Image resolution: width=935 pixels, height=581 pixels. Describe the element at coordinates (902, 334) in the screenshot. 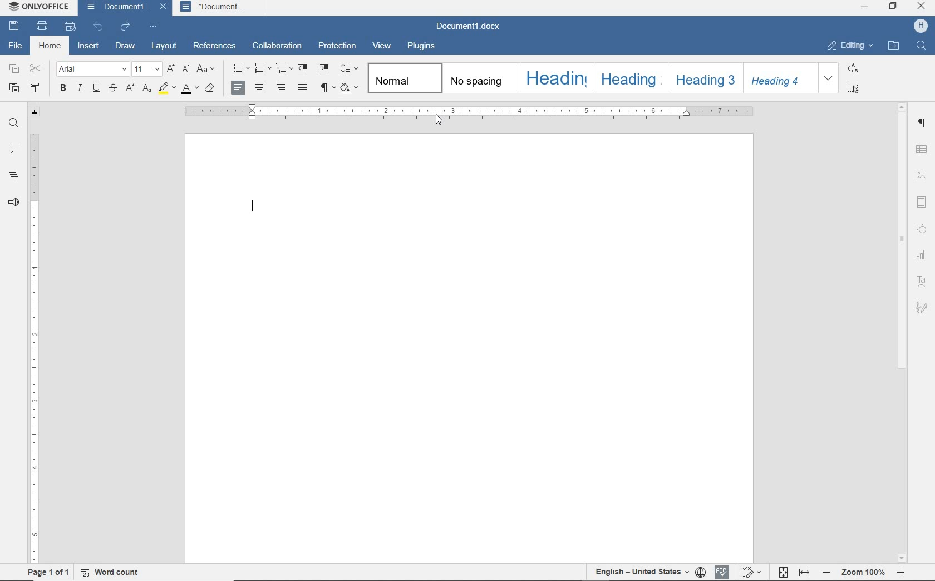

I see `SCROLLBAR` at that location.